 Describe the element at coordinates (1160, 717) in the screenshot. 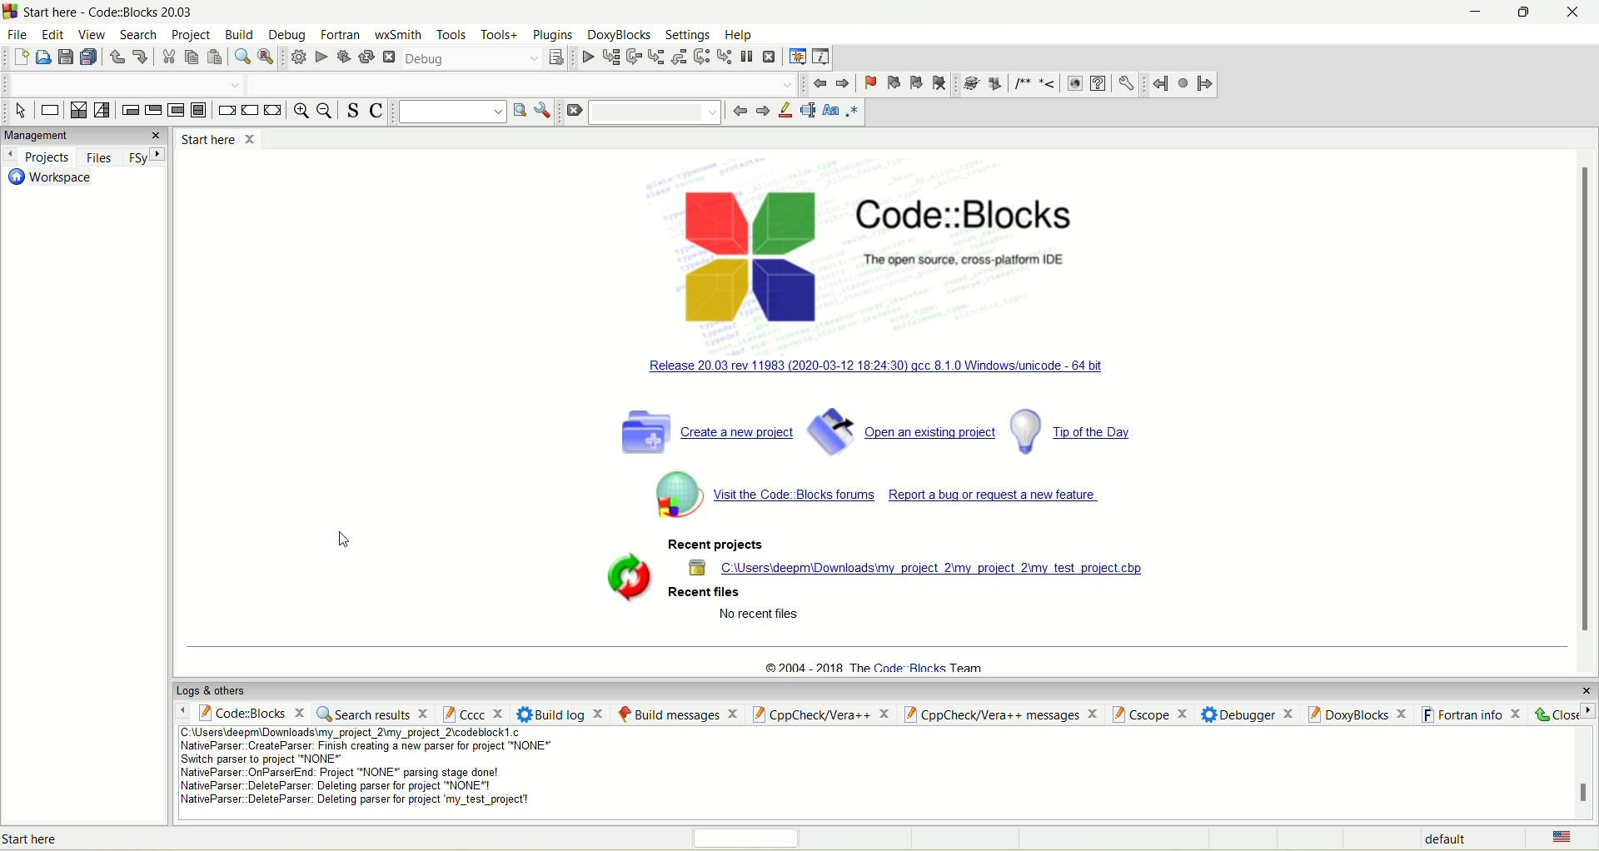

I see `Cscope` at that location.